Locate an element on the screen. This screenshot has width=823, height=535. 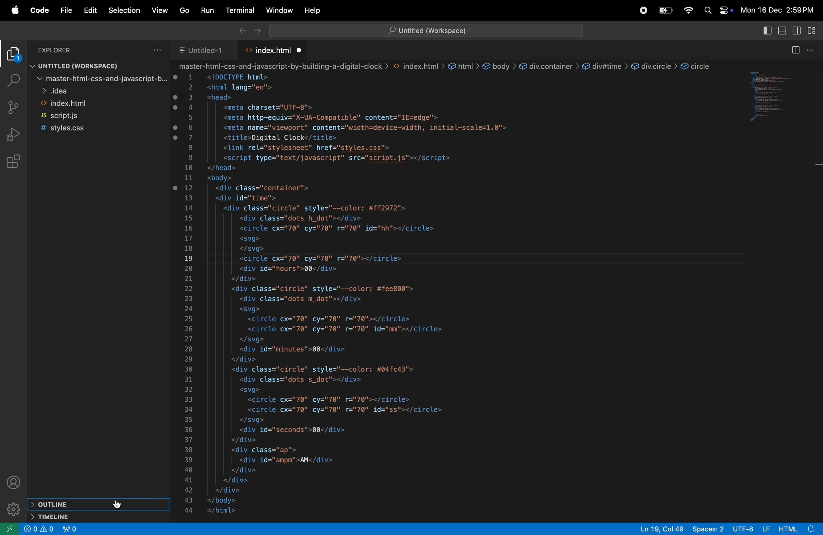
window is located at coordinates (277, 10).